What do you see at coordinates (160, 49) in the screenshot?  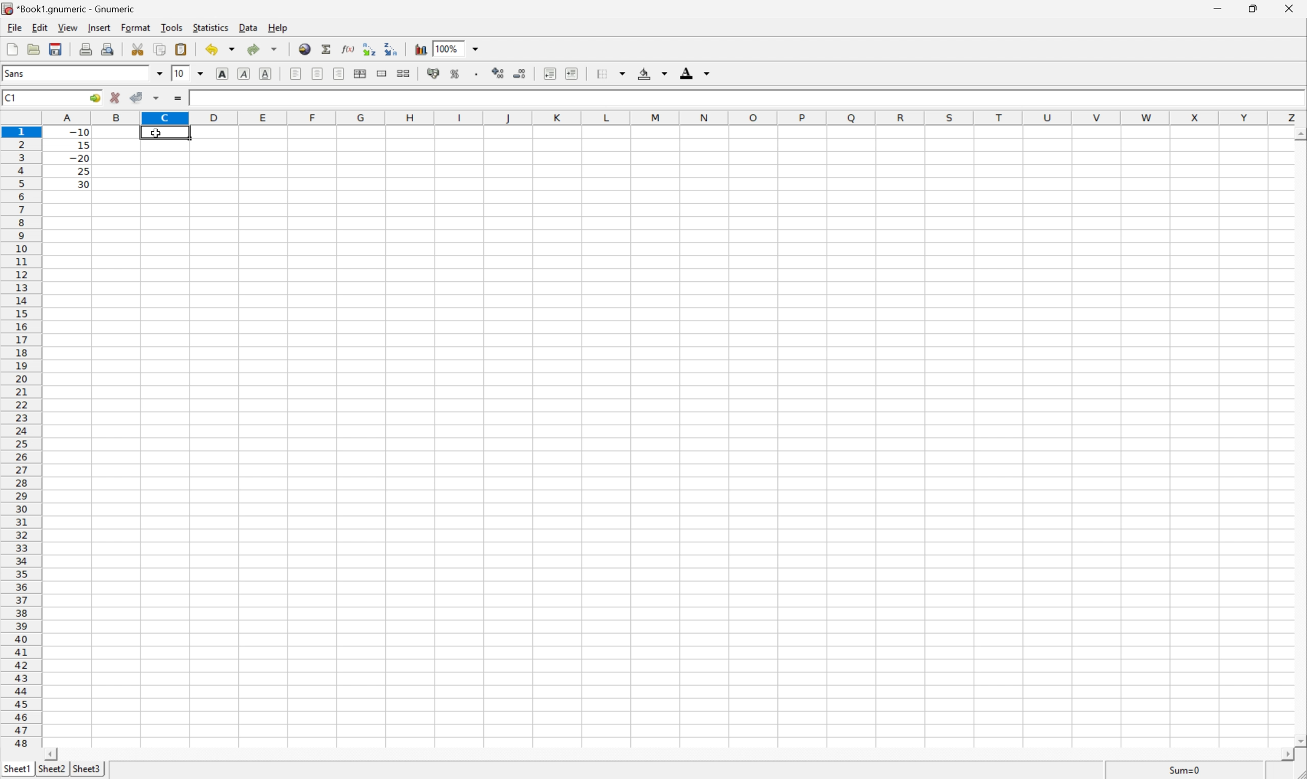 I see `Copy the selection` at bounding box center [160, 49].